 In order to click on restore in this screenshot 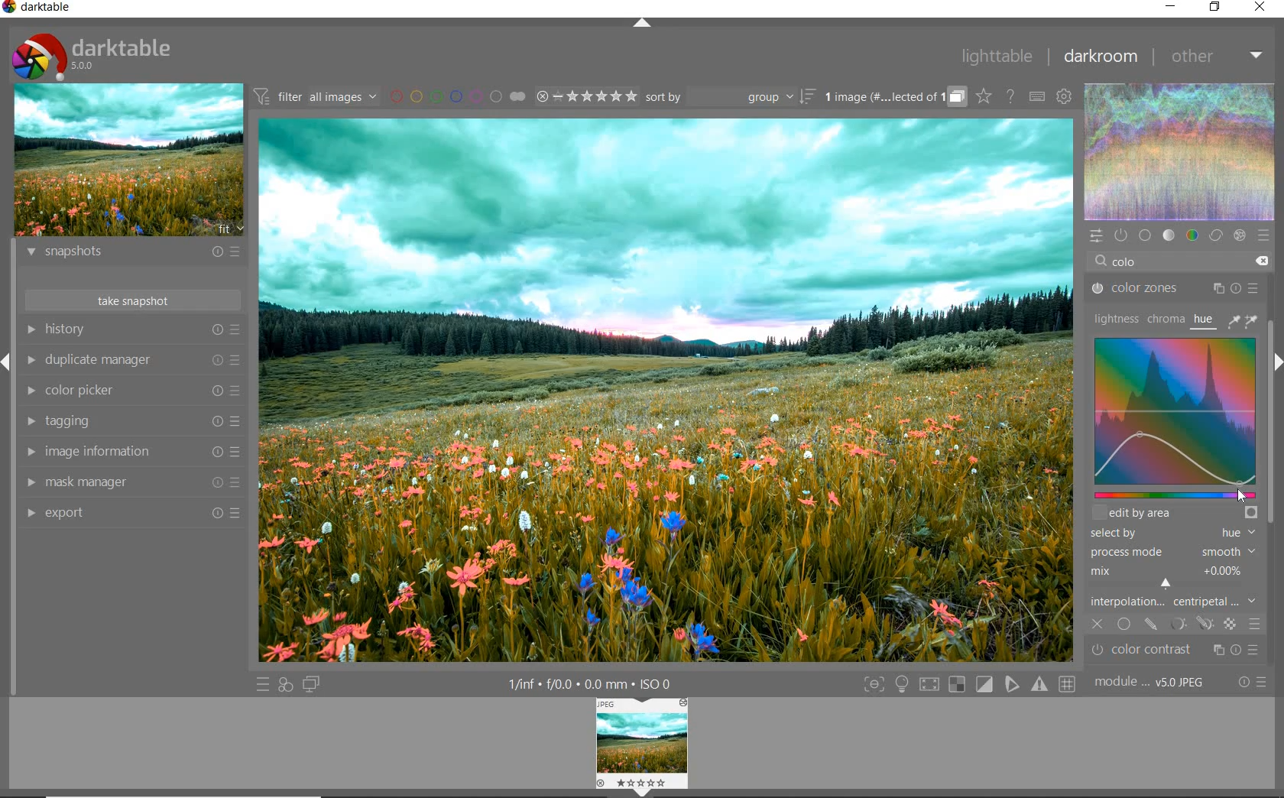, I will do `click(1217, 8)`.